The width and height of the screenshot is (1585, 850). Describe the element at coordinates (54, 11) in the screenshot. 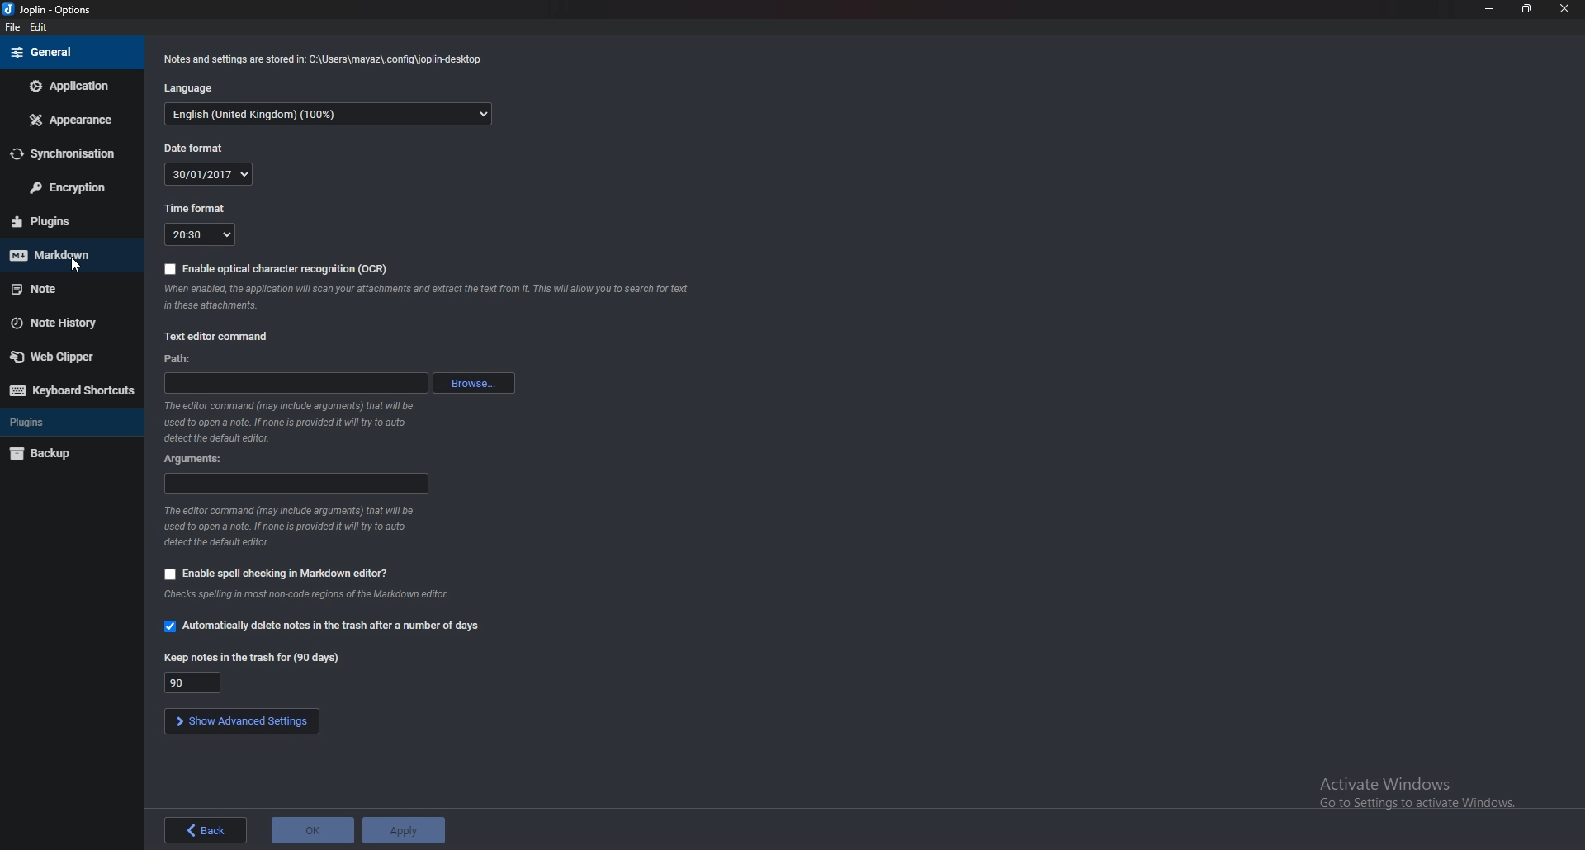

I see `options` at that location.